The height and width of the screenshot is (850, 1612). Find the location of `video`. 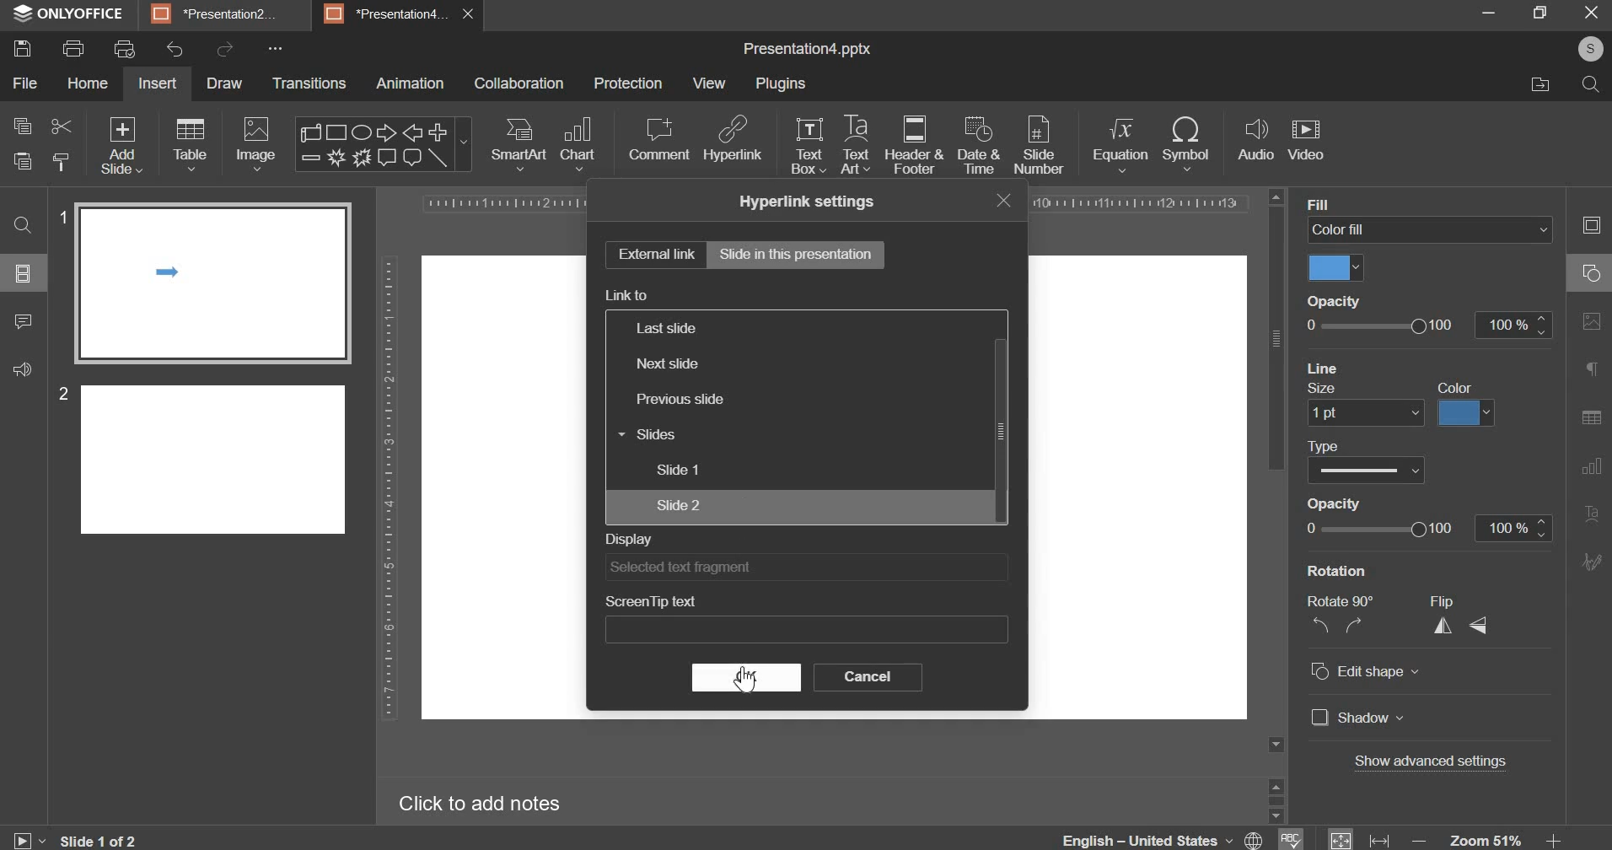

video is located at coordinates (1306, 138).